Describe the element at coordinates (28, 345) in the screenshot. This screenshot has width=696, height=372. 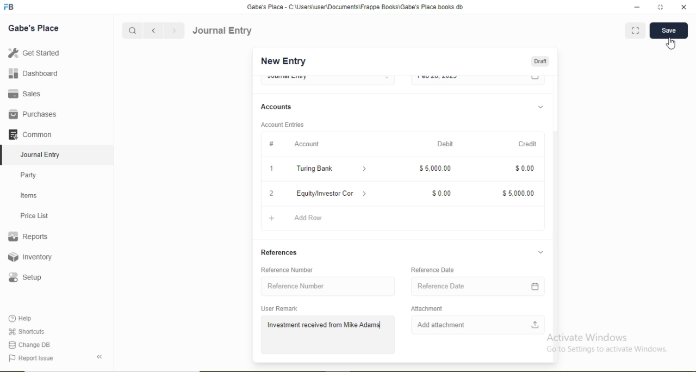
I see `Change DB` at that location.